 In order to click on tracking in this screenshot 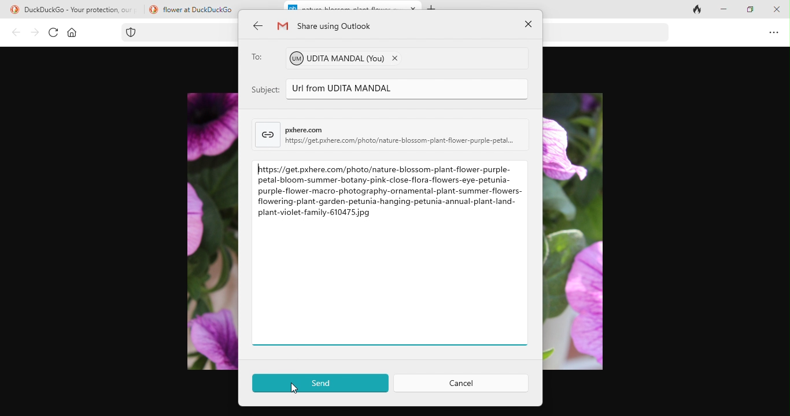, I will do `click(134, 32)`.